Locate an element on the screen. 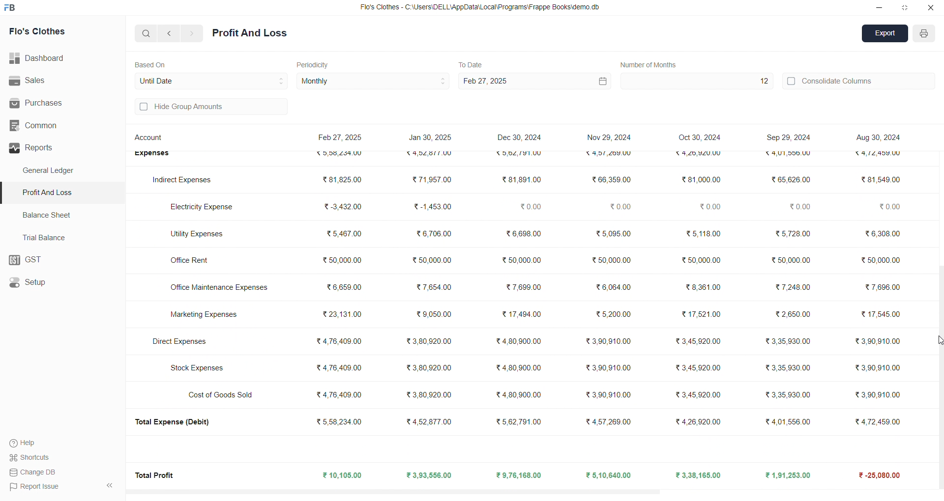 The width and height of the screenshot is (944, 501). ₹8,361.00 is located at coordinates (702, 287).